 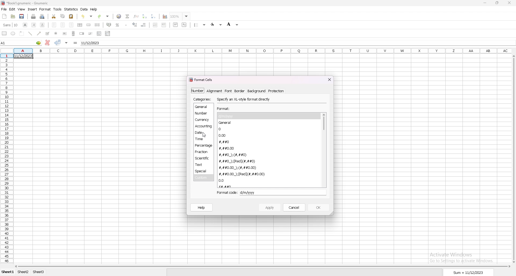 I want to click on statistics, so click(x=71, y=9).